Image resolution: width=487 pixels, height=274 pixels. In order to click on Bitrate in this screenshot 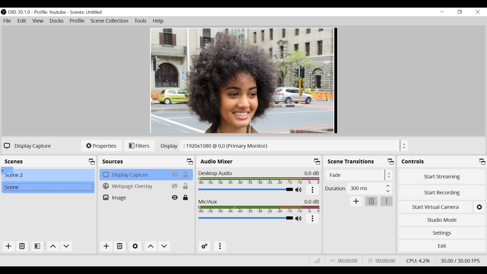, I will do `click(316, 260)`.